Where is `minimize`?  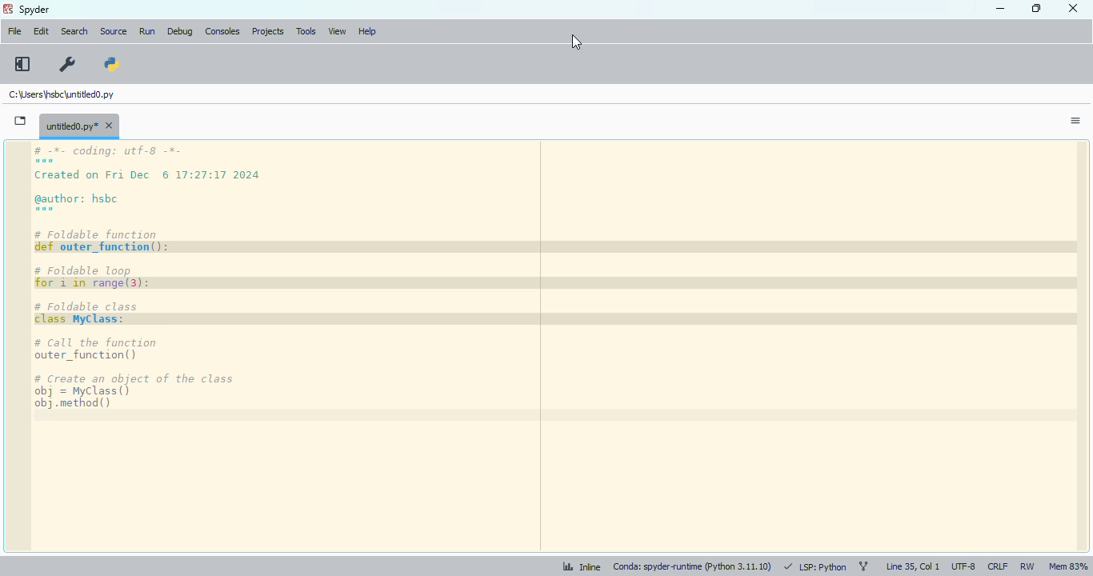
minimize is located at coordinates (999, 9).